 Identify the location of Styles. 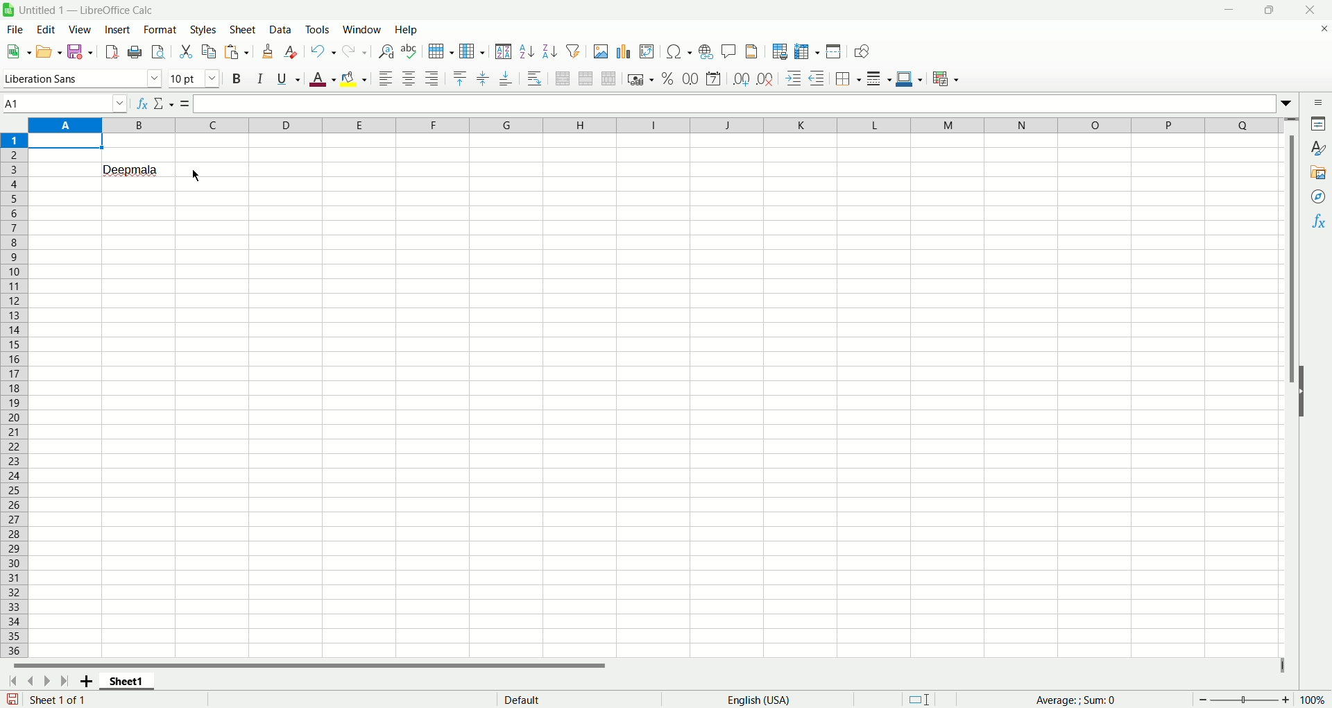
(203, 30).